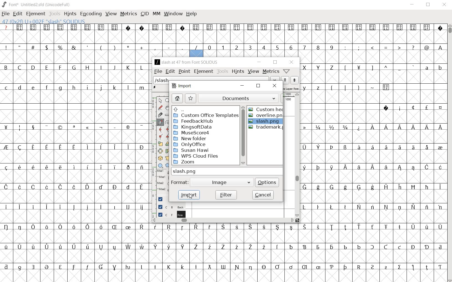  Describe the element at coordinates (297, 155) in the screenshot. I see `scrollbar` at that location.